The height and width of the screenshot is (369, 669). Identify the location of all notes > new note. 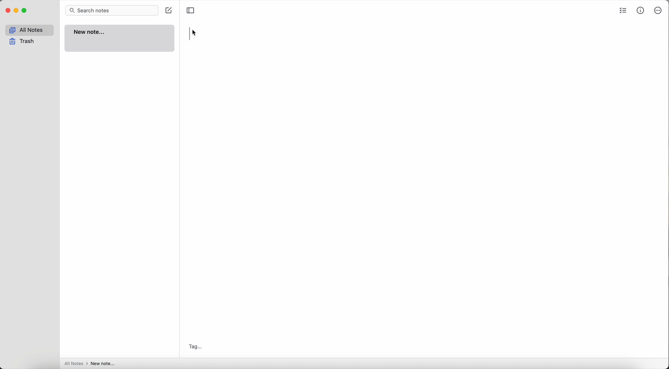
(90, 364).